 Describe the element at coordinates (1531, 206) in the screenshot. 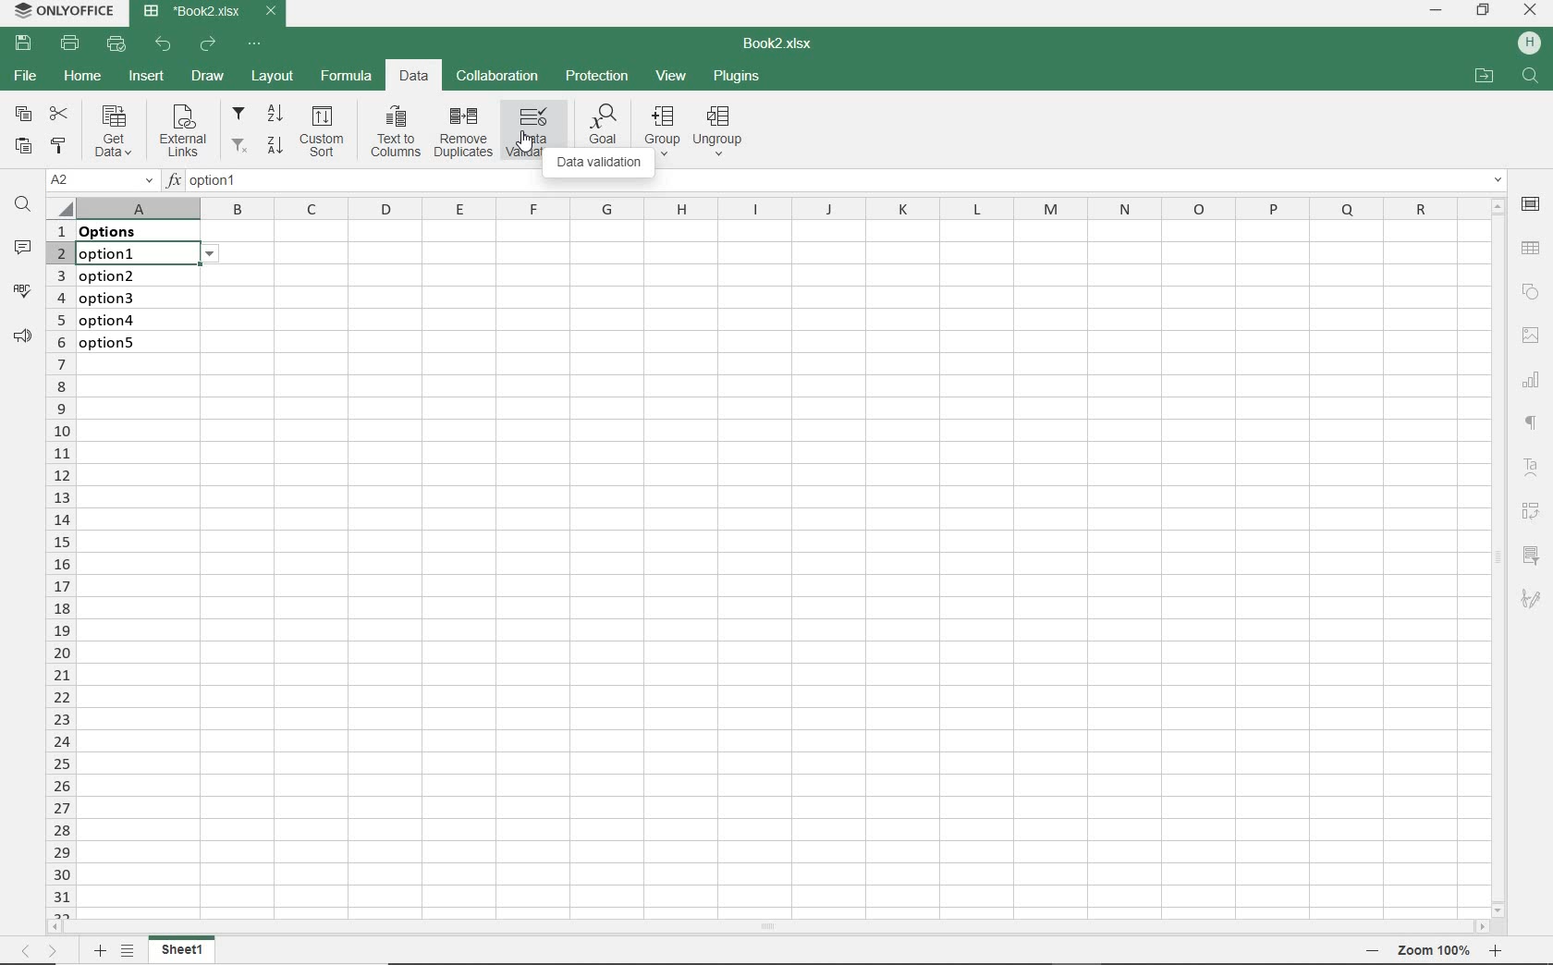

I see `CELL SETTINGS` at that location.